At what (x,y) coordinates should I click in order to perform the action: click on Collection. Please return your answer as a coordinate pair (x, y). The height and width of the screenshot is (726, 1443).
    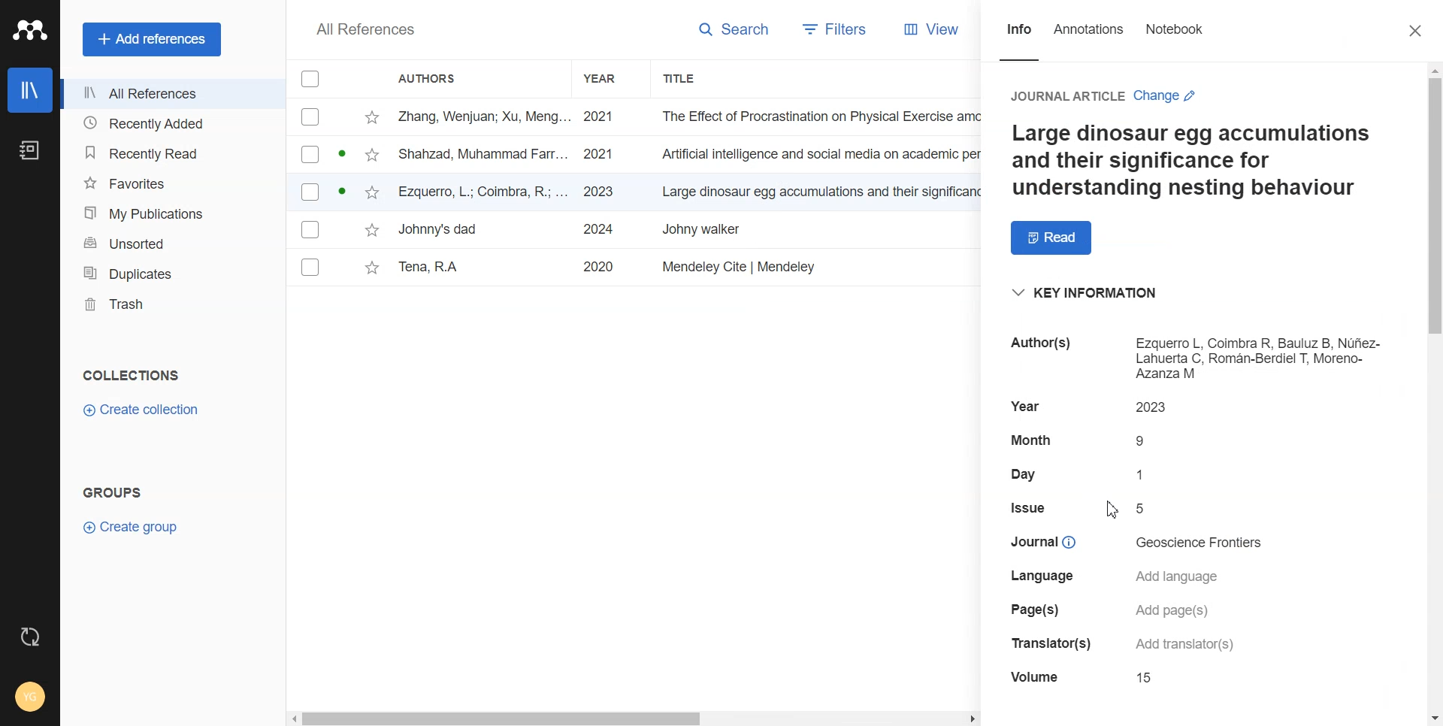
    Looking at the image, I should click on (131, 374).